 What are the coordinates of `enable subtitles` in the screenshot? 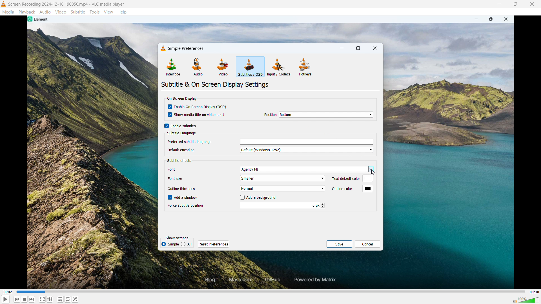 It's located at (180, 126).